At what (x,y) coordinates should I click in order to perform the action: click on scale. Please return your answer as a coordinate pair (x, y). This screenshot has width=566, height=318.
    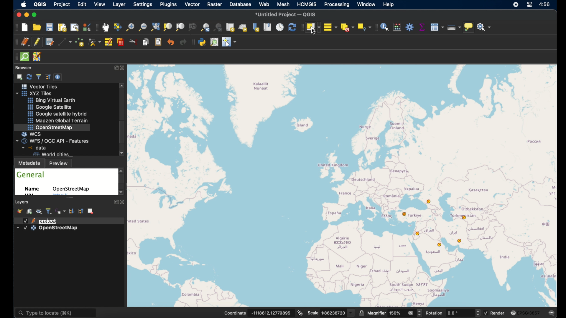
    Looking at the image, I should click on (312, 314).